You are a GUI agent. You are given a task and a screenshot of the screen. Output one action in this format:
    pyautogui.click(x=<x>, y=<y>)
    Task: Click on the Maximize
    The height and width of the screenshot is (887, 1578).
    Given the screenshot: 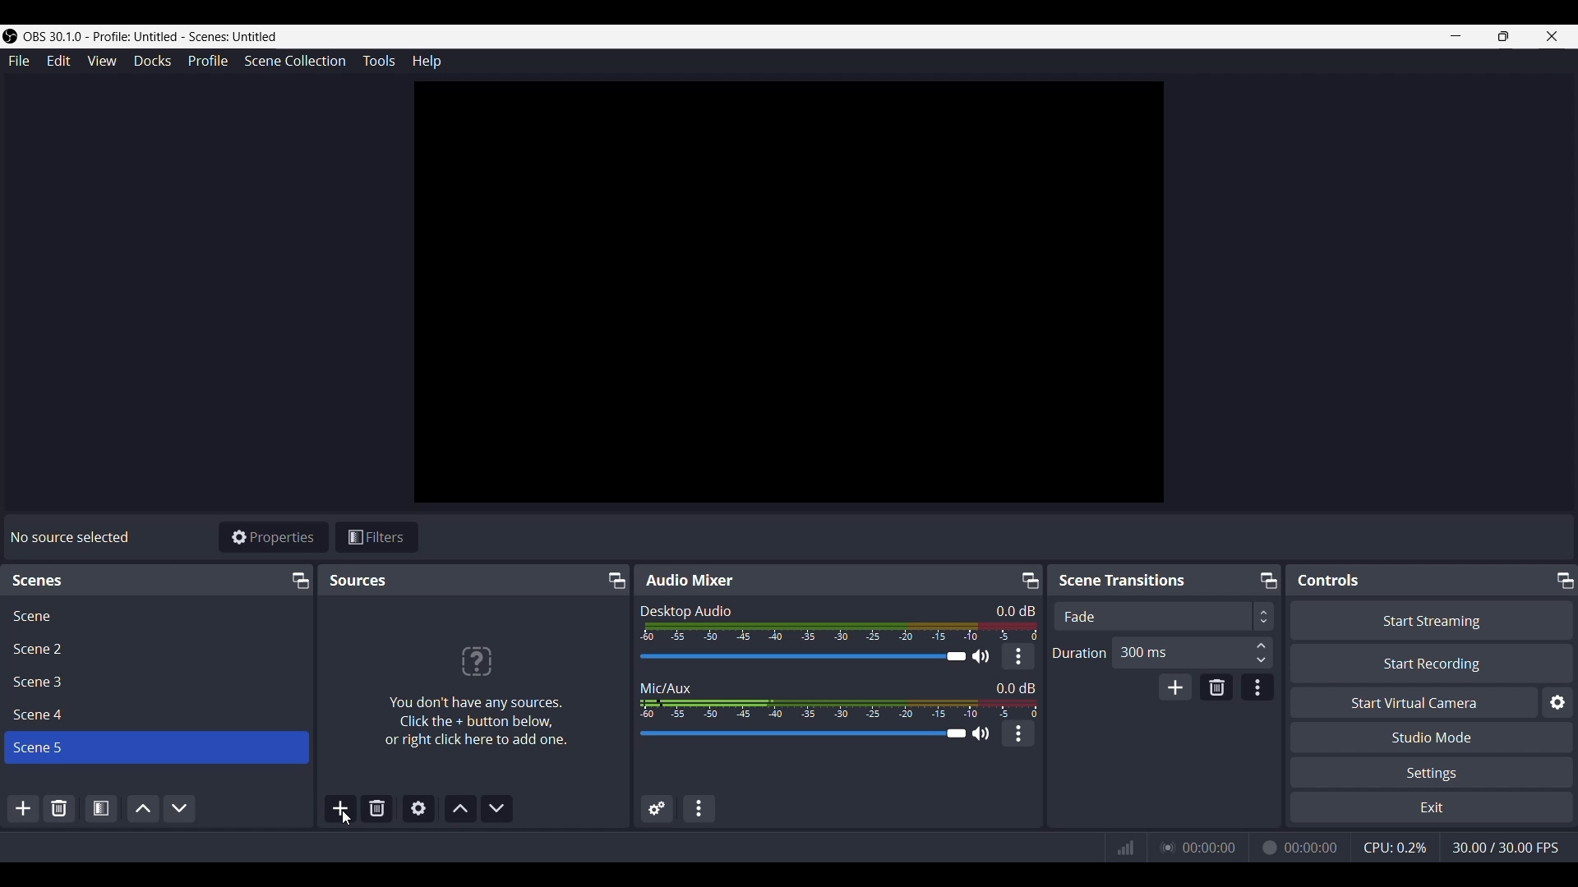 What is the action you would take?
    pyautogui.click(x=298, y=579)
    